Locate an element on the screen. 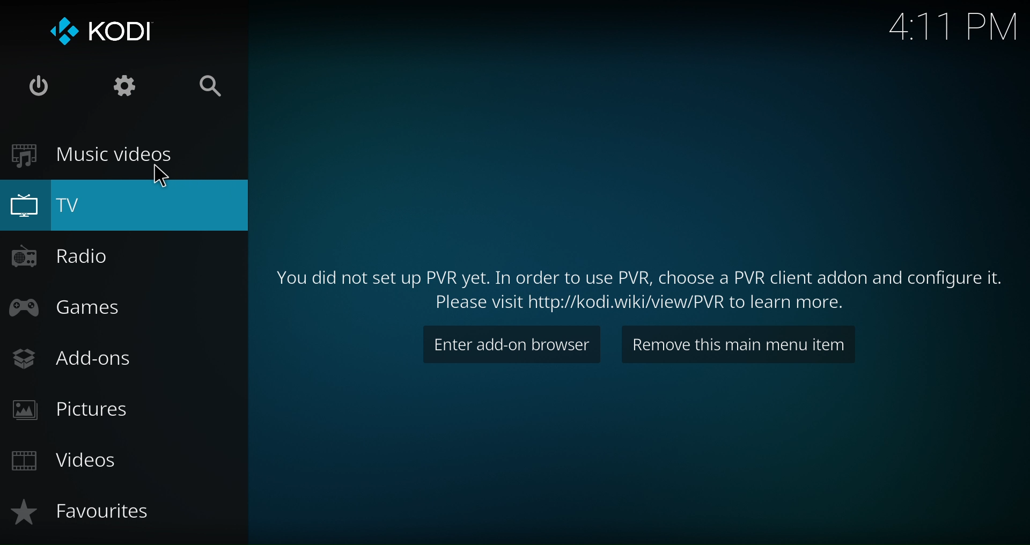 Image resolution: width=1030 pixels, height=545 pixels. Logo is located at coordinates (106, 33).